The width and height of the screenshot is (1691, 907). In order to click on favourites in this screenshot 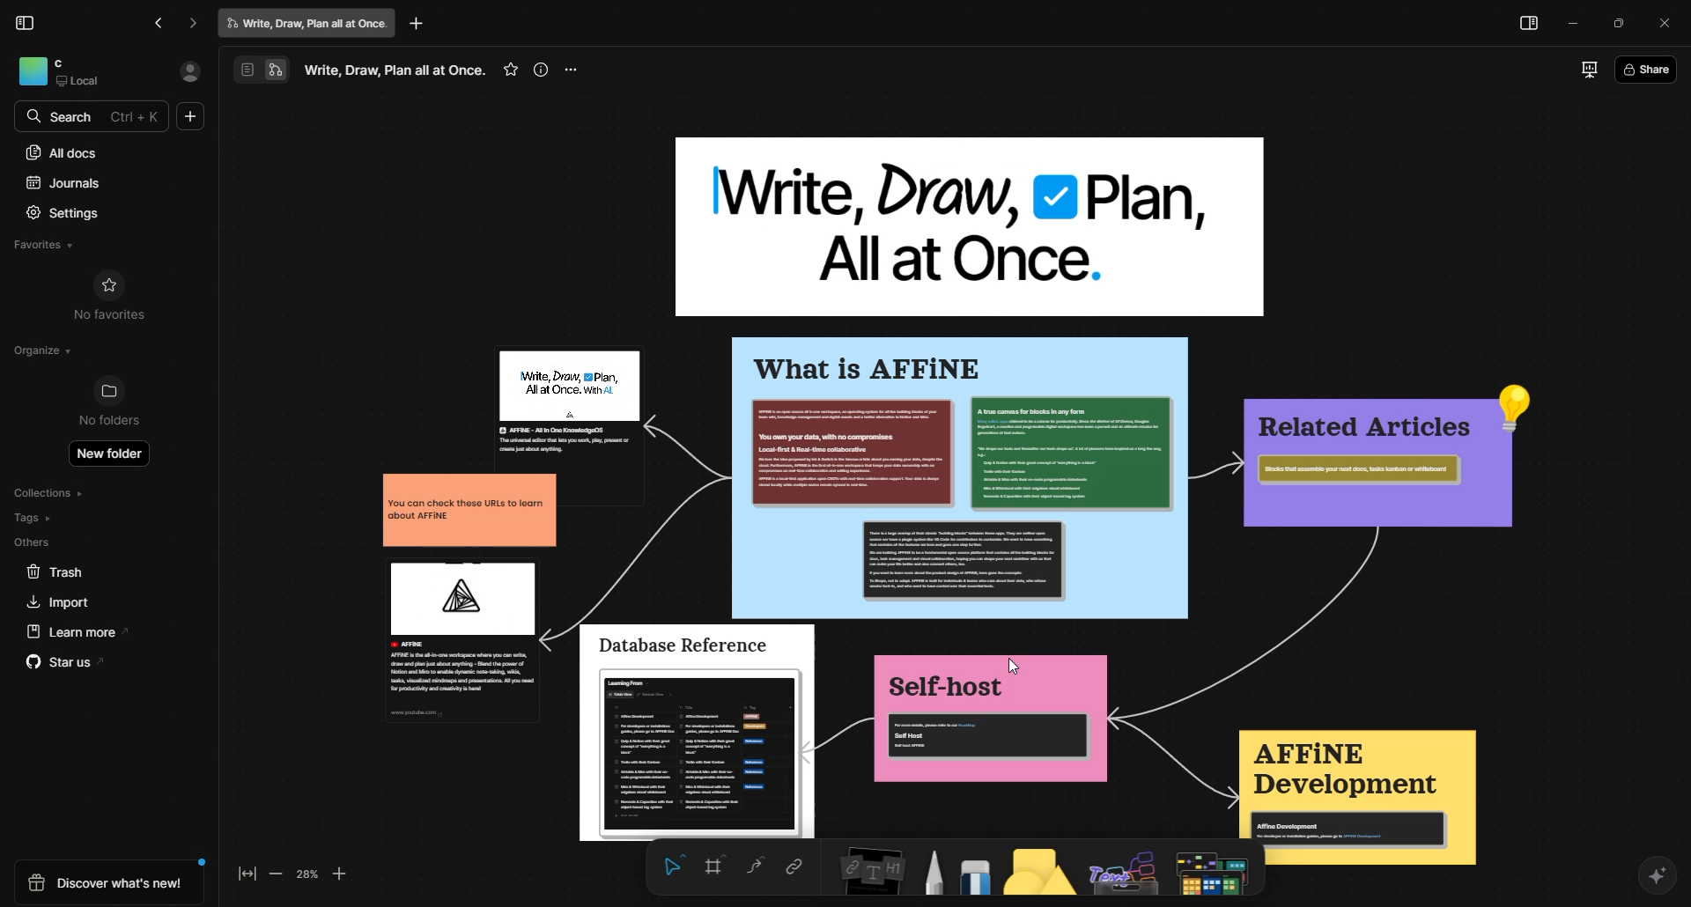, I will do `click(53, 243)`.